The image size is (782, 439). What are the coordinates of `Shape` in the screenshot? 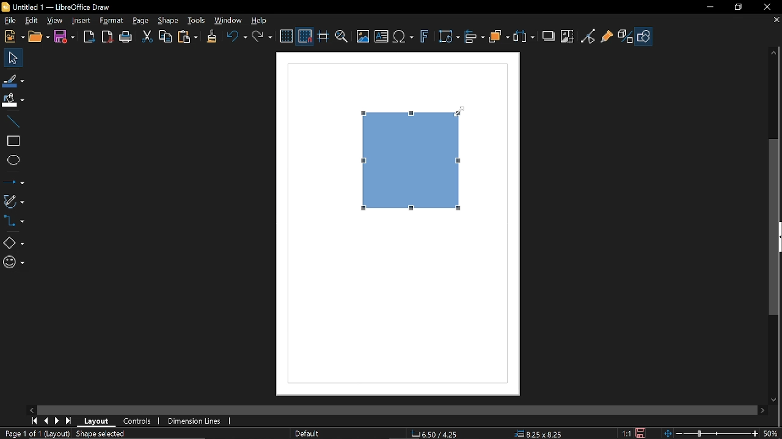 It's located at (167, 22).